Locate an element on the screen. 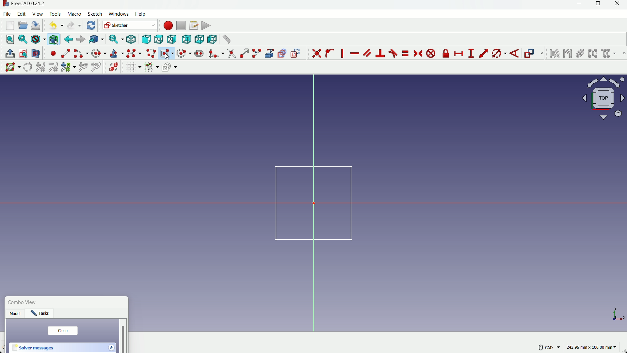 This screenshot has width=627, height=353. left view is located at coordinates (211, 39).